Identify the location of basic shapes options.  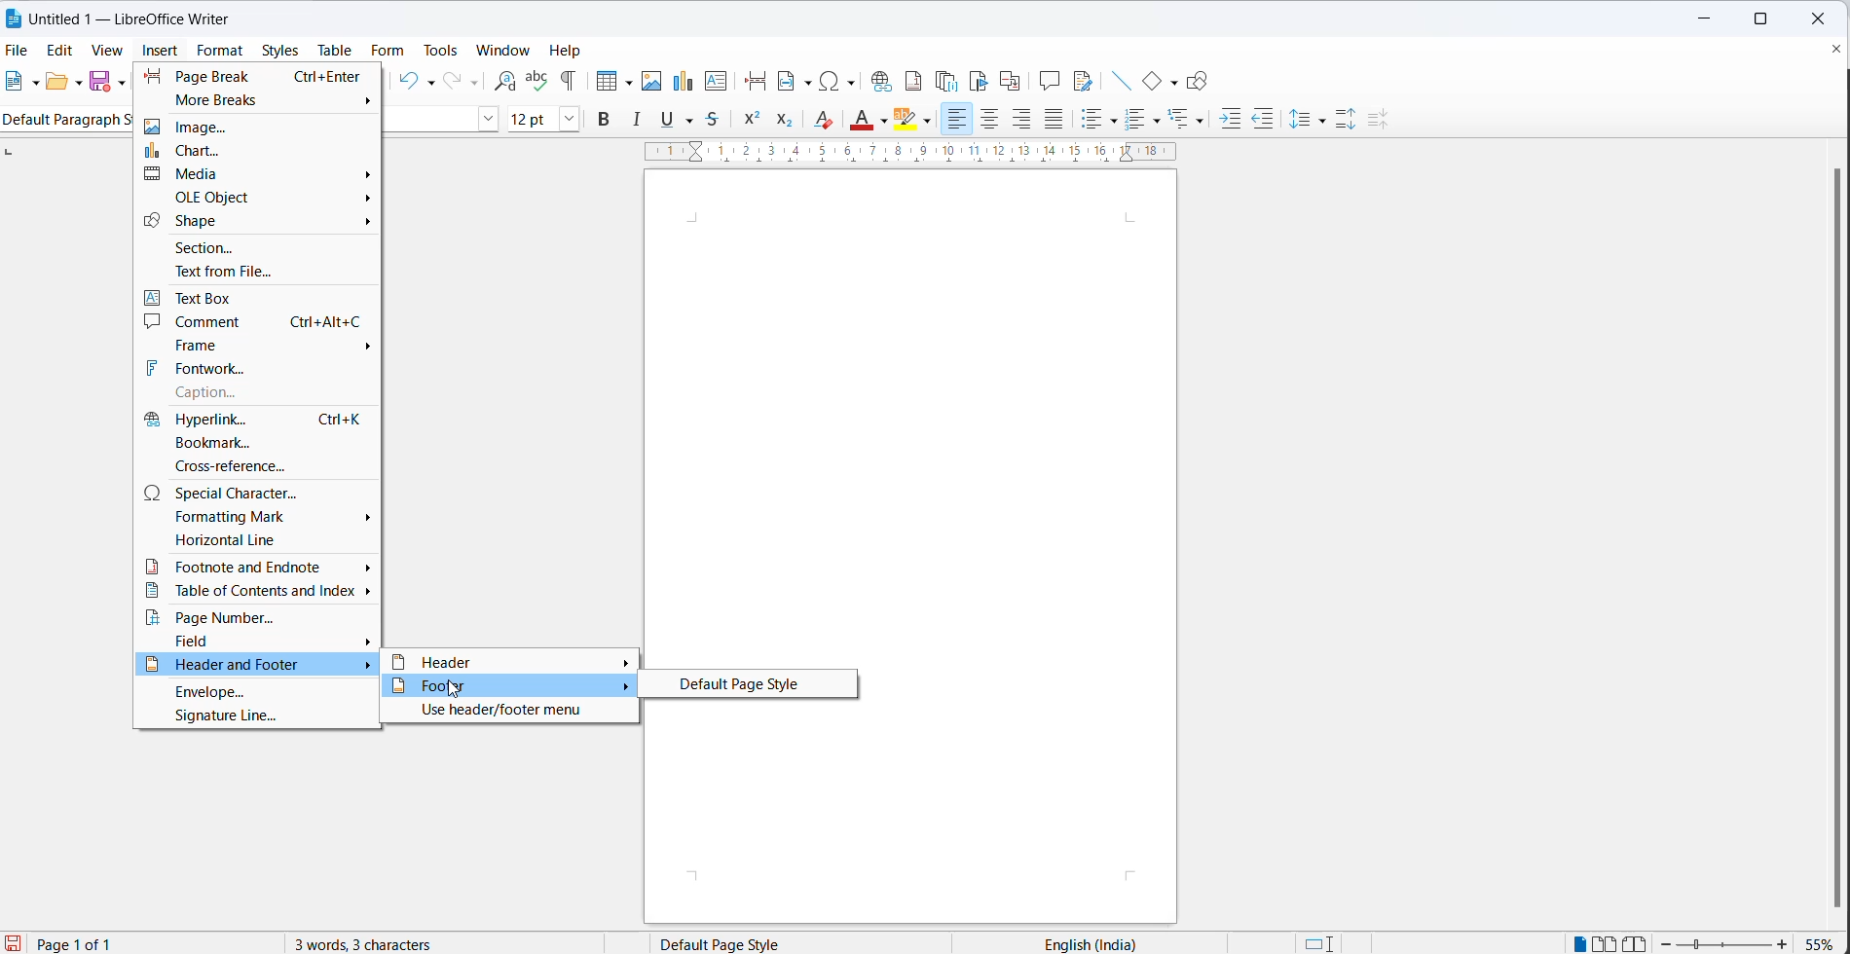
(1175, 86).